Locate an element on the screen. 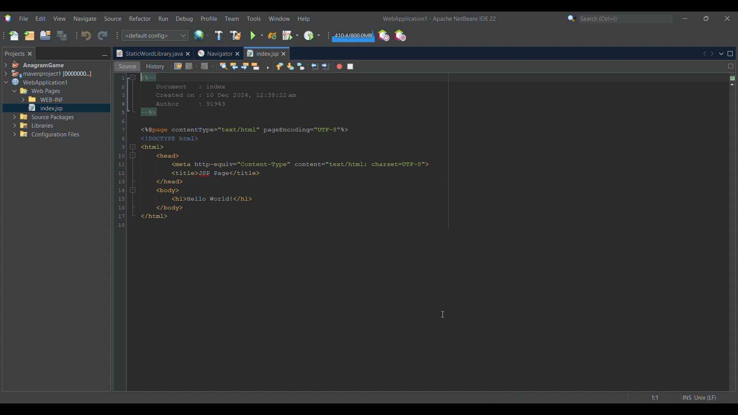  Debug menu is located at coordinates (184, 19).